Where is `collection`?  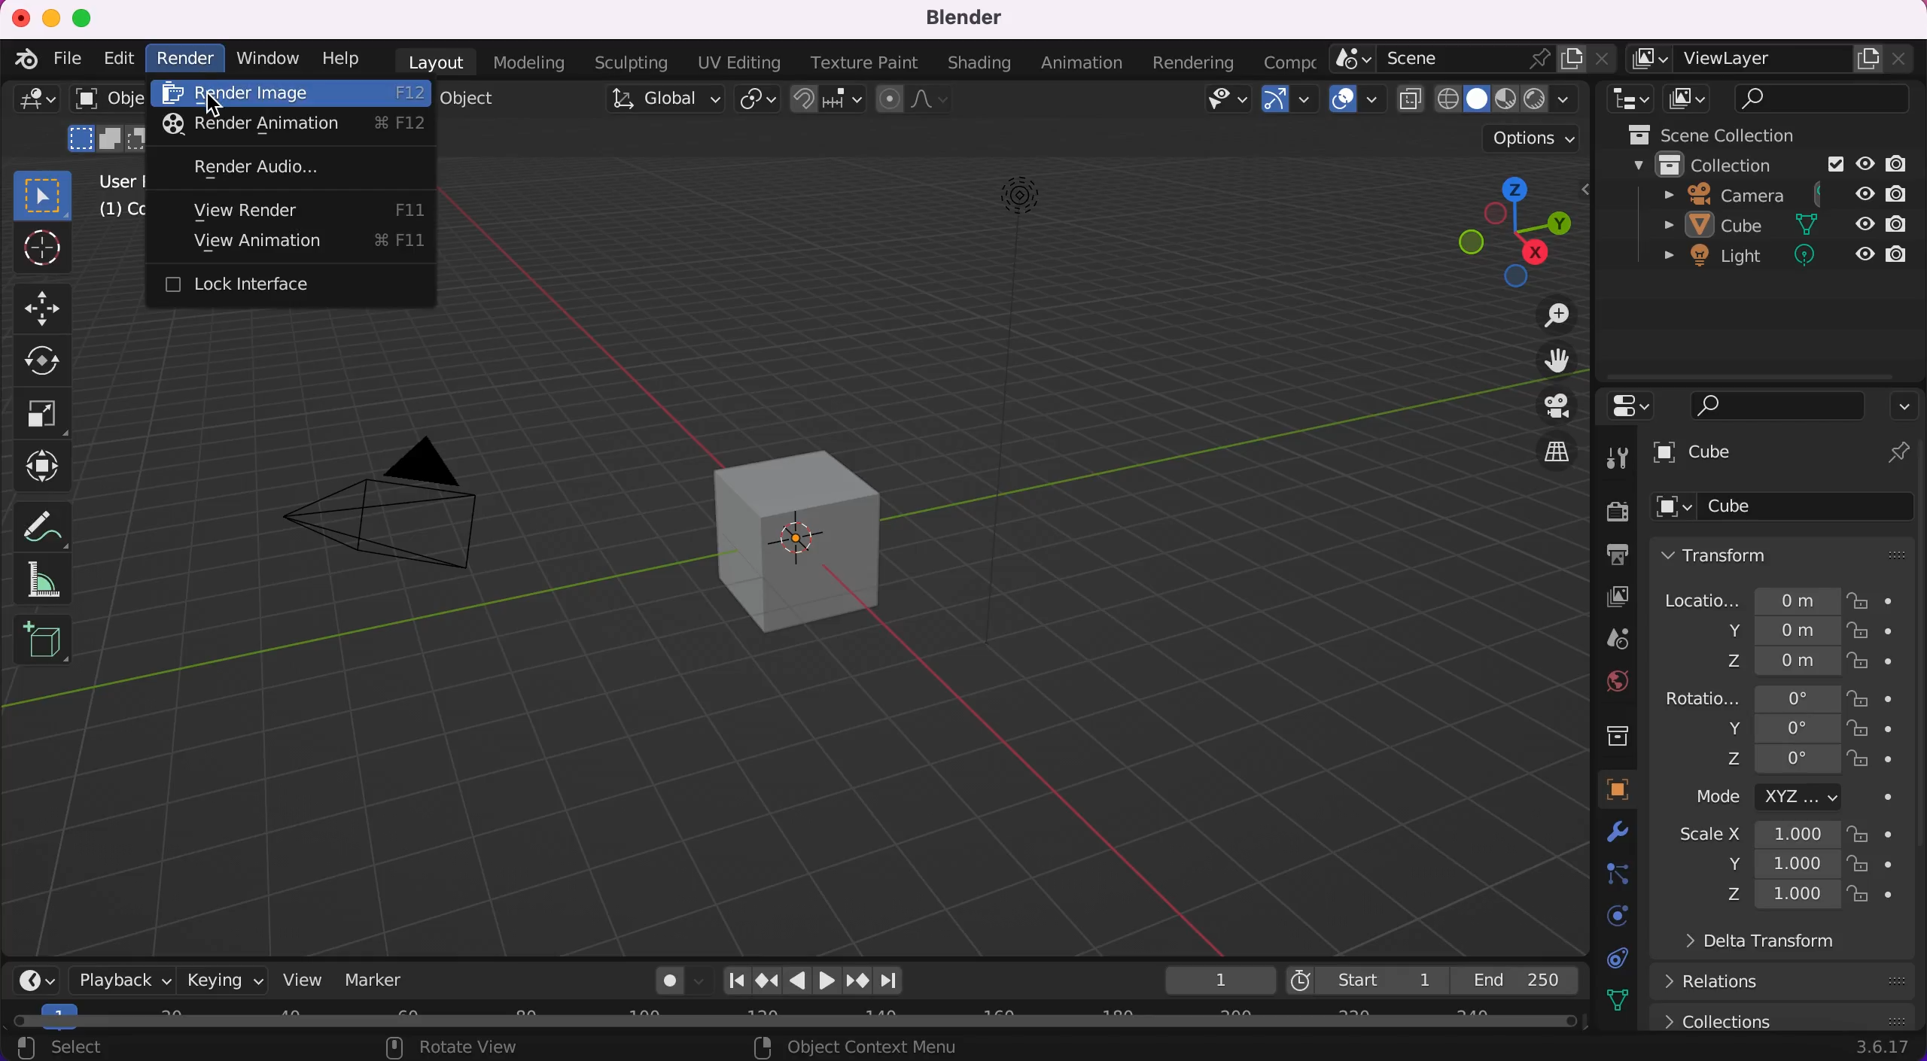
collection is located at coordinates (1709, 167).